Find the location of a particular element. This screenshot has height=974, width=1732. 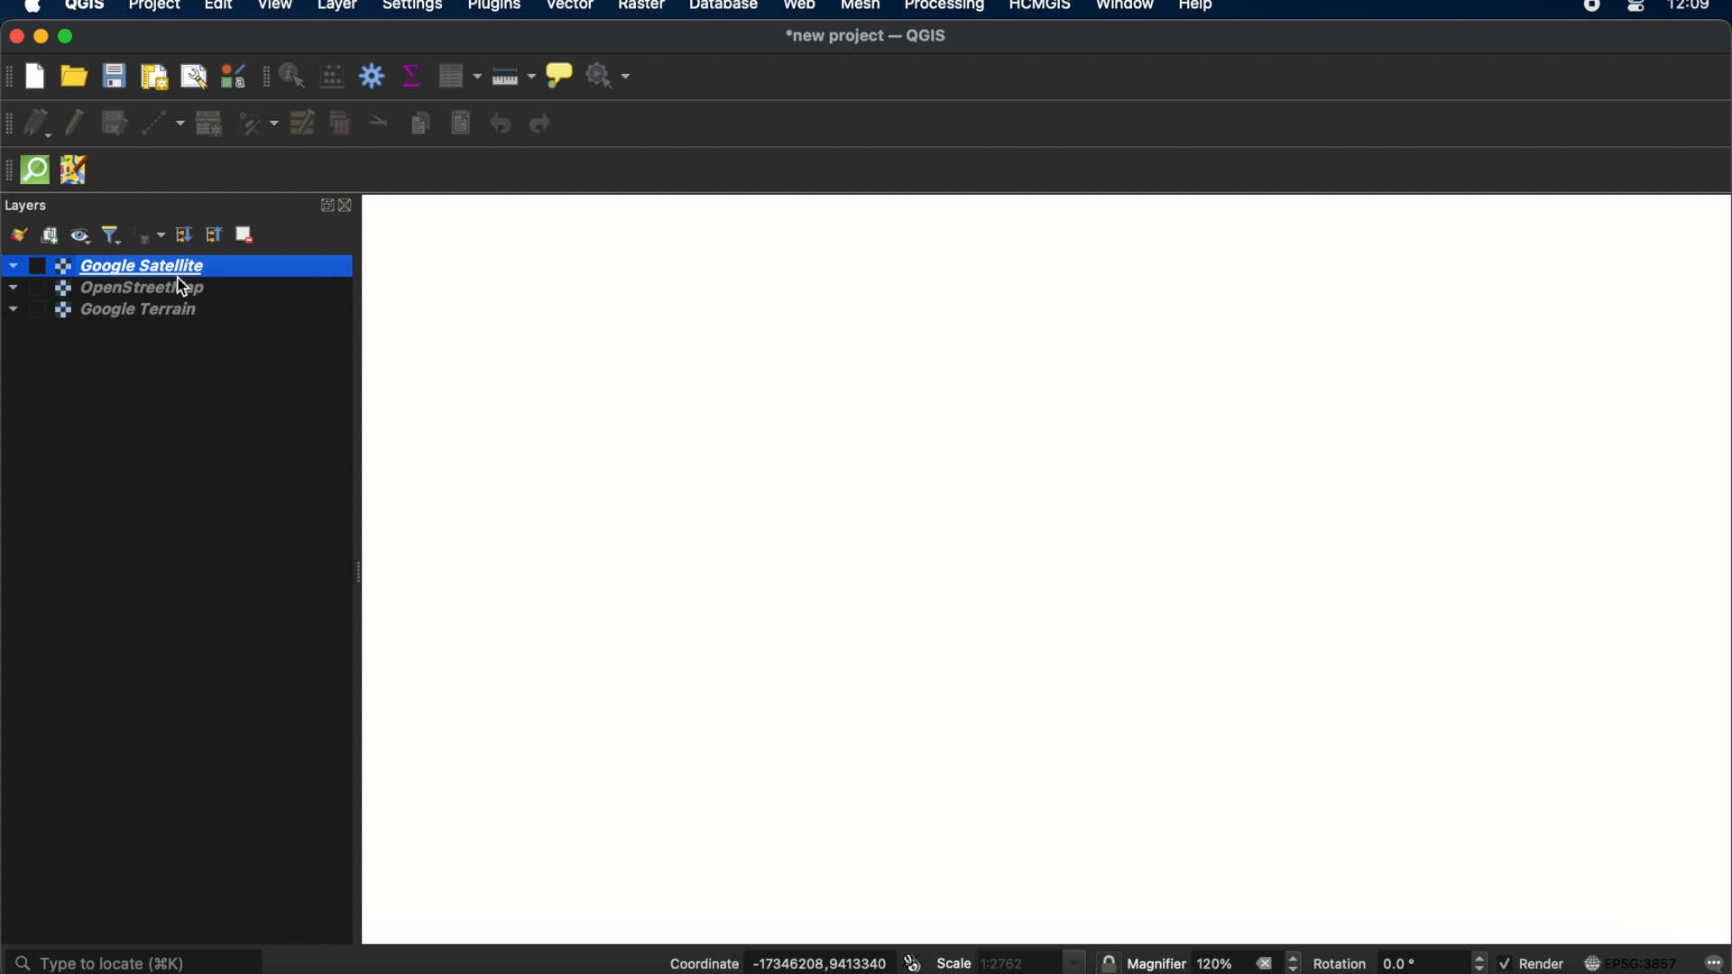

EPSG:3857 is located at coordinates (1635, 962).